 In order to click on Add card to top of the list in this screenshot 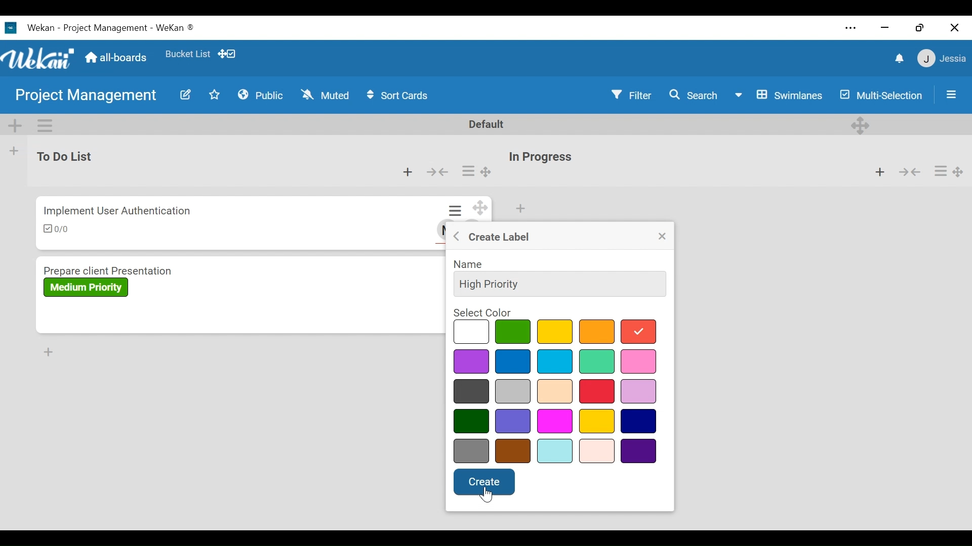, I will do `click(880, 171)`.